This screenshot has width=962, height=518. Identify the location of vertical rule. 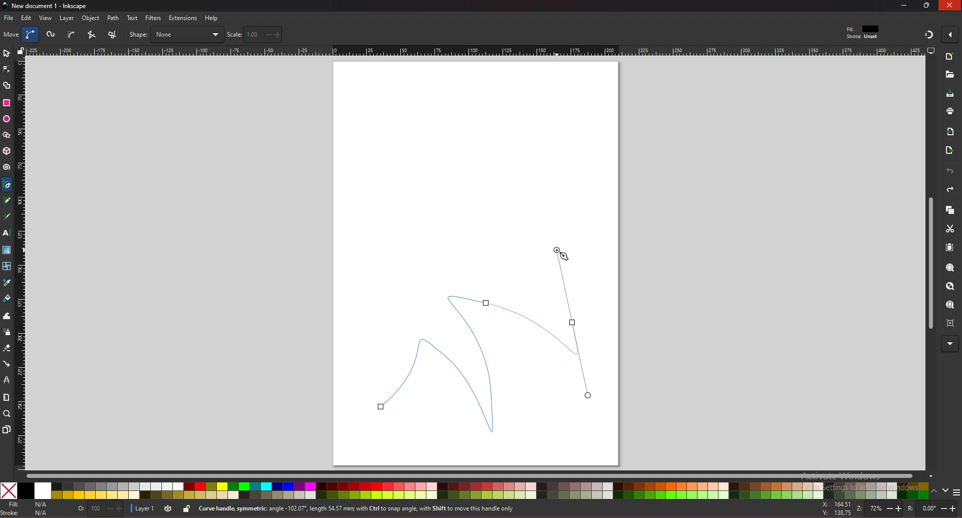
(20, 265).